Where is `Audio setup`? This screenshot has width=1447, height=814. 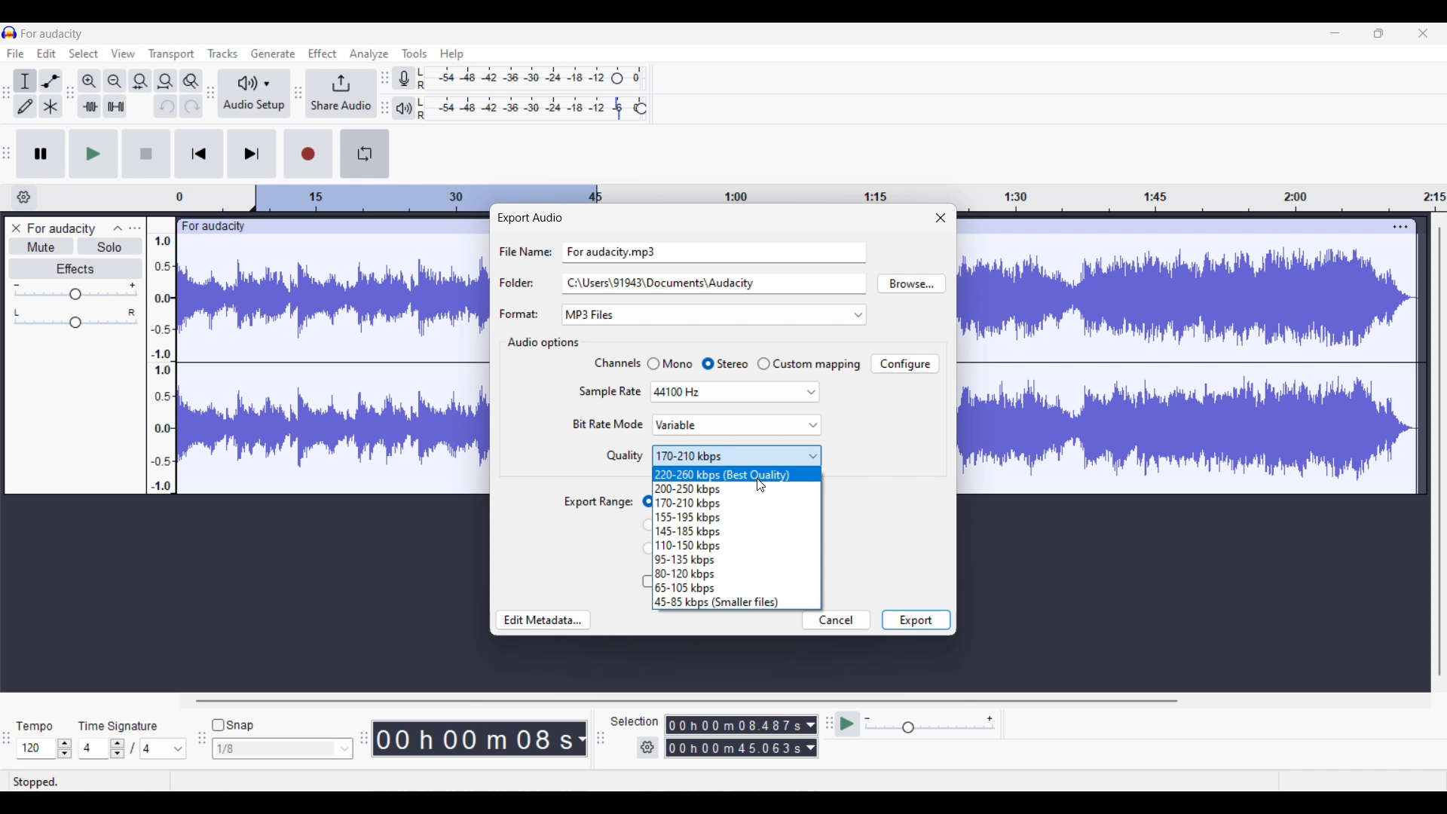
Audio setup is located at coordinates (254, 94).